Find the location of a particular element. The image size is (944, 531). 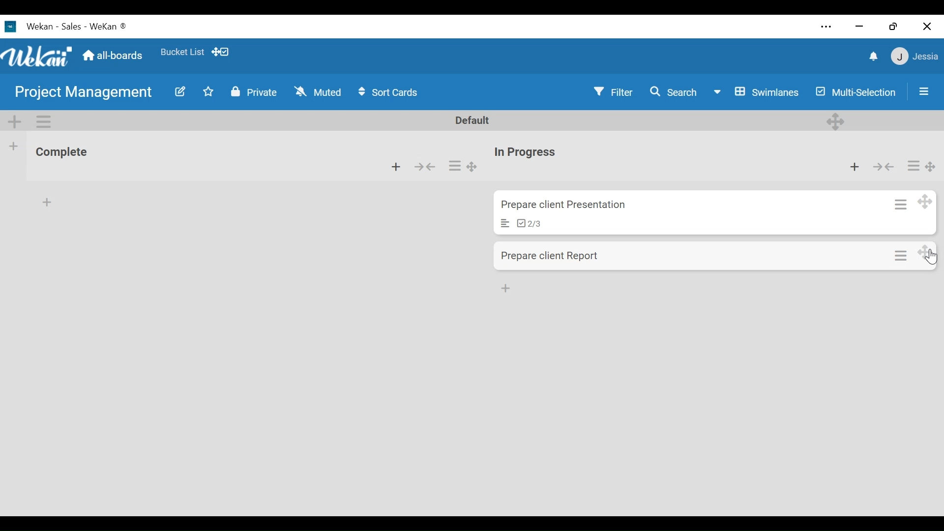

Edit is located at coordinates (181, 91).